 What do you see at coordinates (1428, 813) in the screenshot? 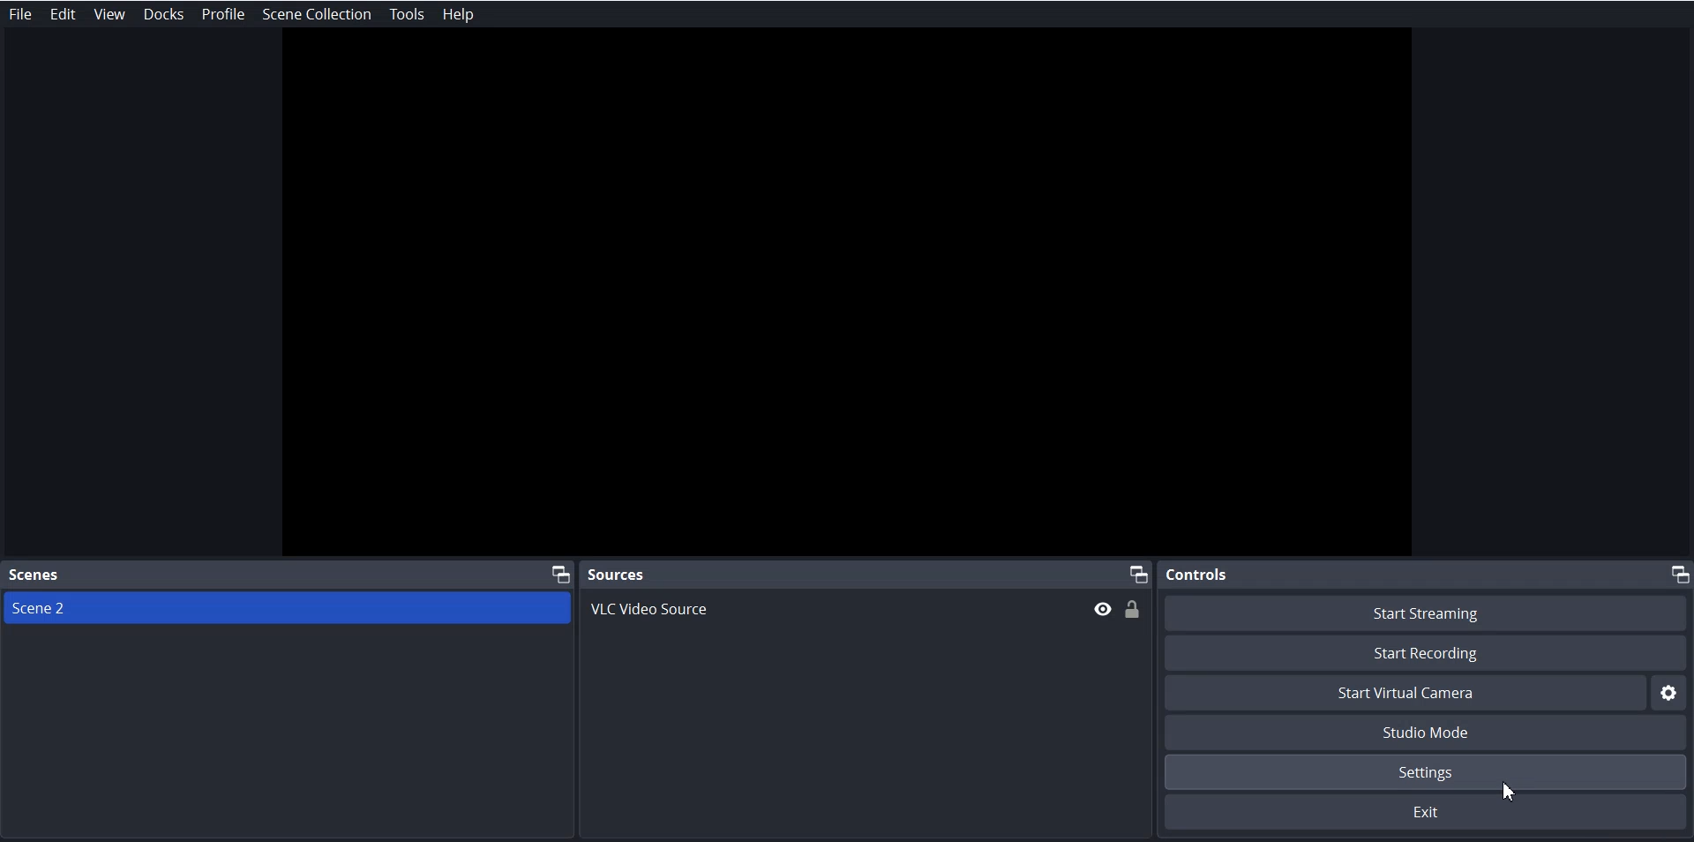
I see `Exit` at bounding box center [1428, 813].